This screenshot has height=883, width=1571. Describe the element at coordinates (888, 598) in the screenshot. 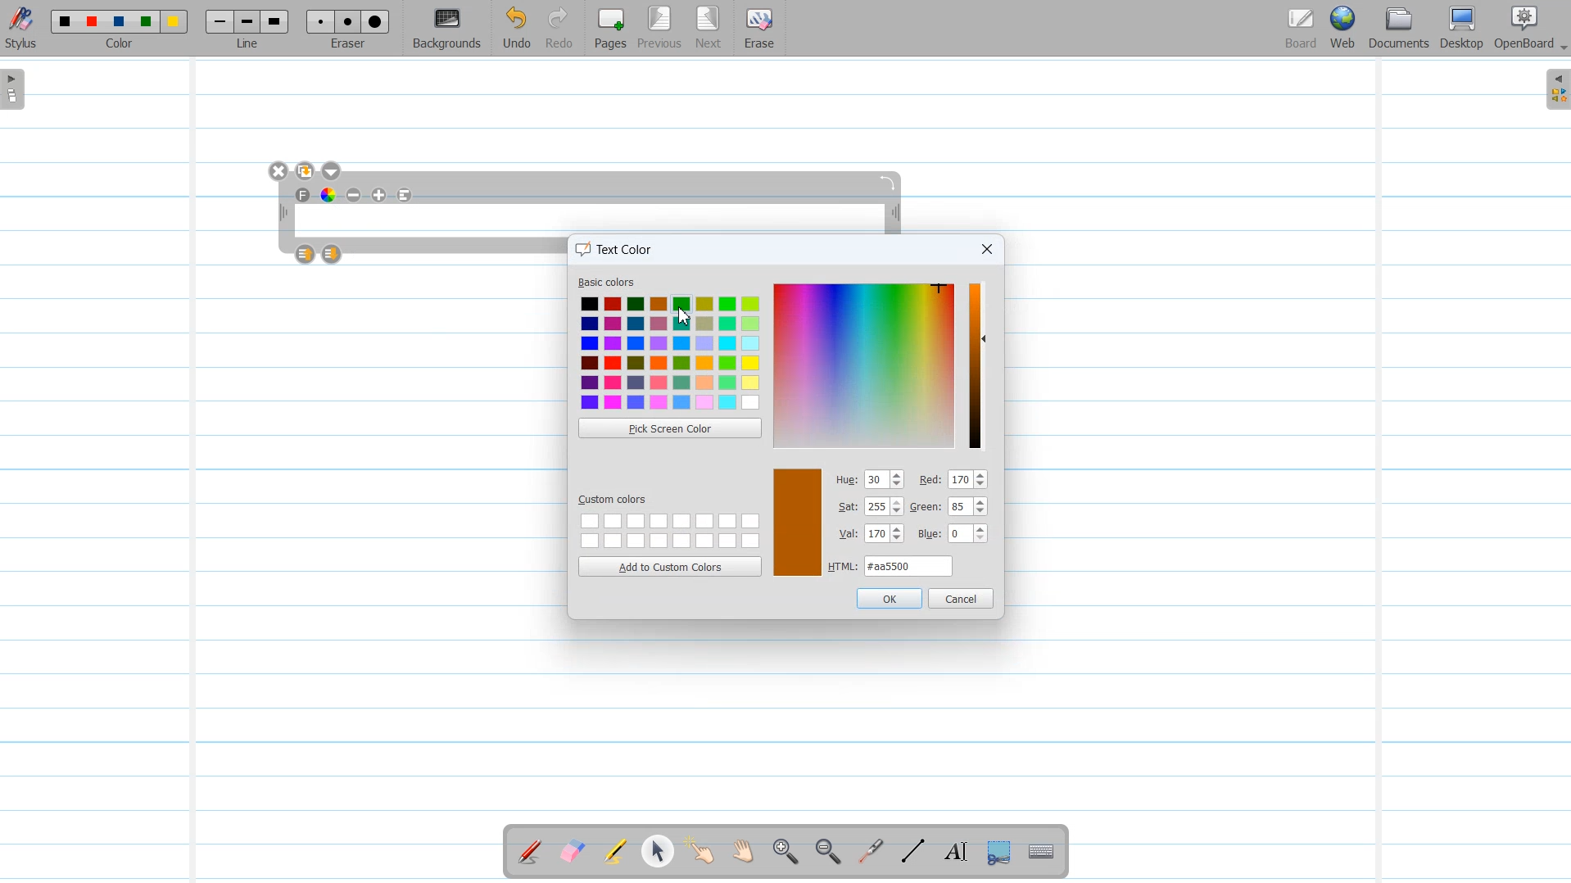

I see `OK` at that location.